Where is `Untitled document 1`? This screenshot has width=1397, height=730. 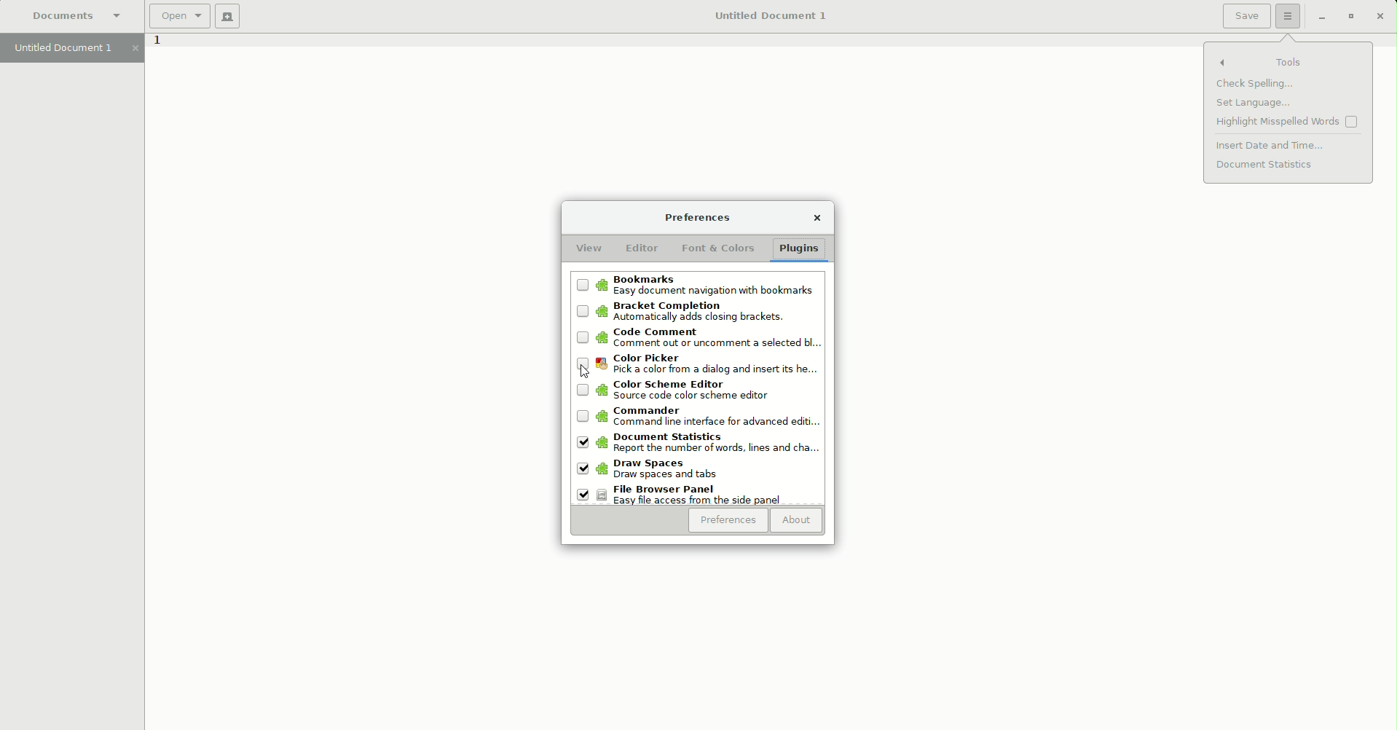
Untitled document 1 is located at coordinates (72, 49).